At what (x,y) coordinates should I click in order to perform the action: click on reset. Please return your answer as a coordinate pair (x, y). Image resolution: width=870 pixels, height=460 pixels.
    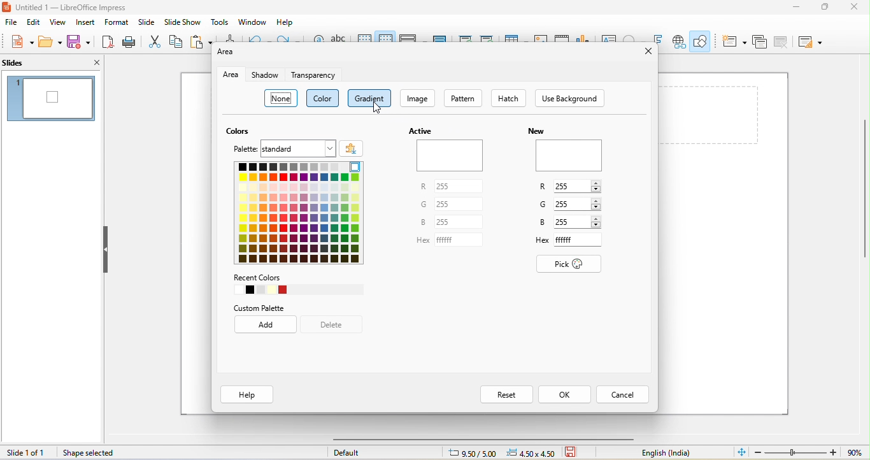
    Looking at the image, I should click on (506, 394).